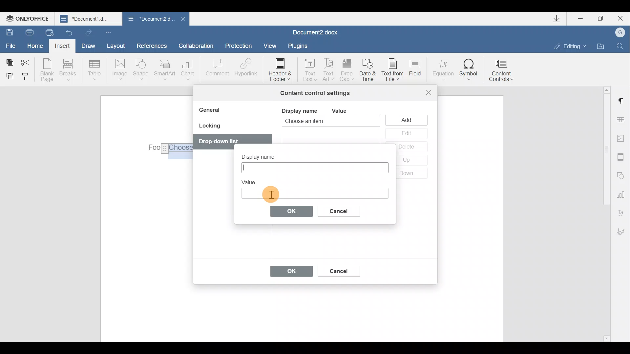 This screenshot has width=630, height=354. Describe the element at coordinates (47, 70) in the screenshot. I see `Blank page` at that location.